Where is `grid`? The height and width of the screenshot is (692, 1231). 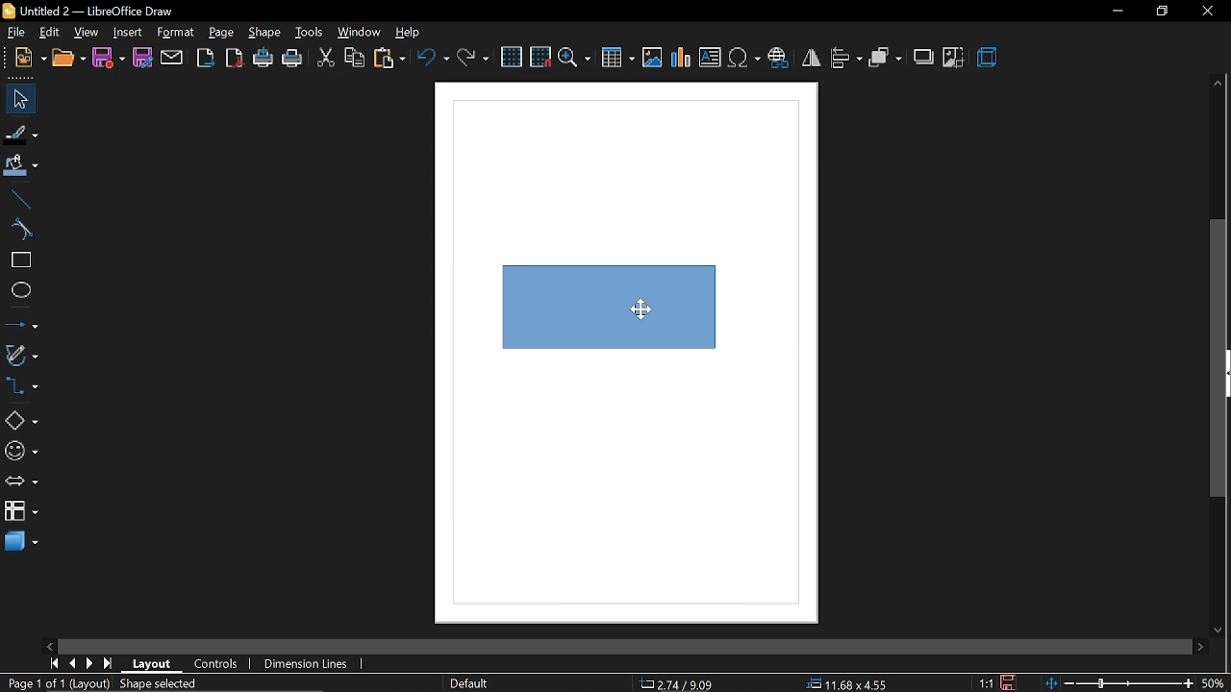 grid is located at coordinates (511, 58).